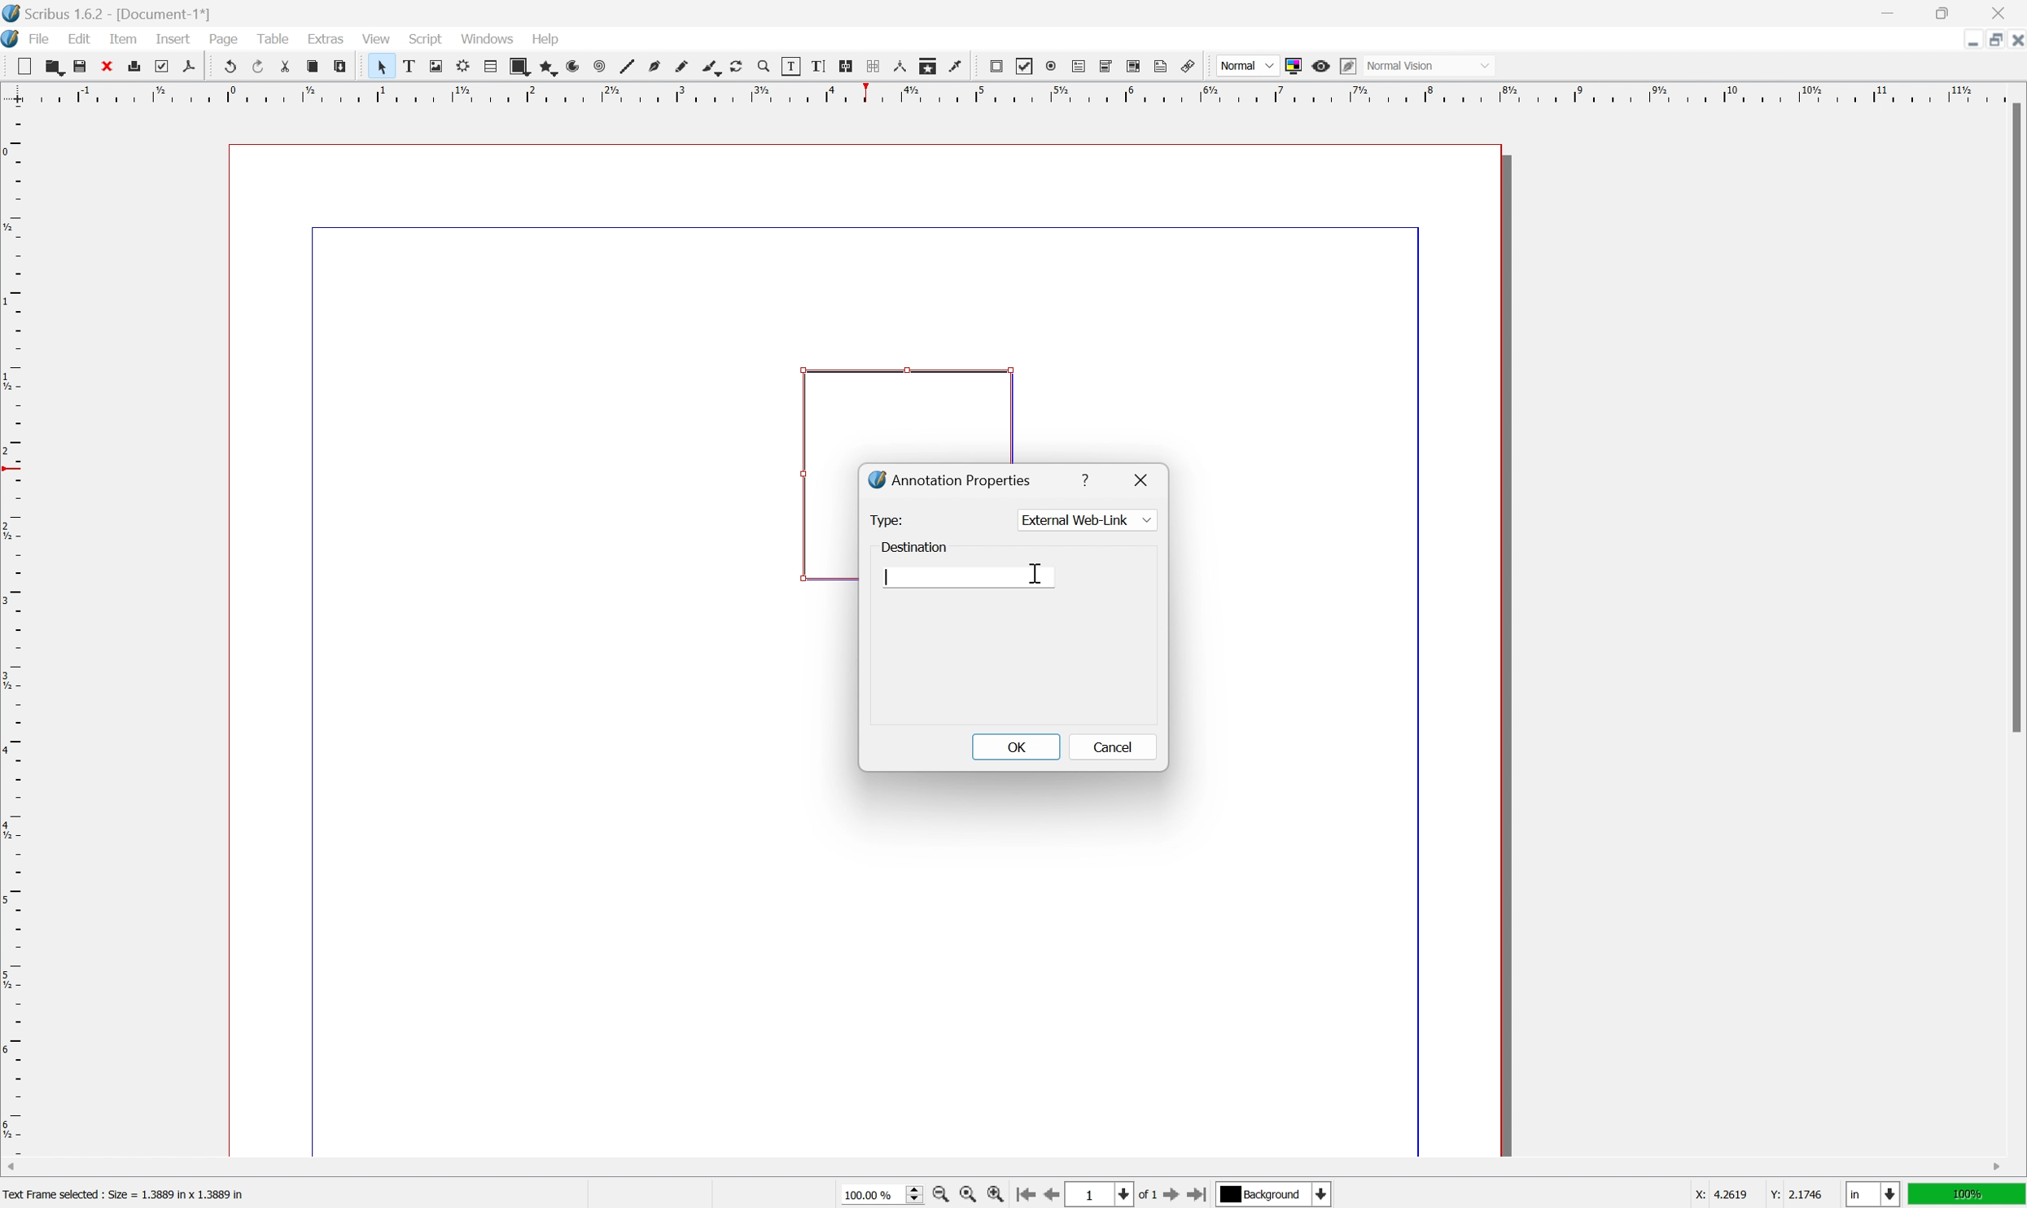  What do you see at coordinates (655, 67) in the screenshot?
I see `bezier curve` at bounding box center [655, 67].